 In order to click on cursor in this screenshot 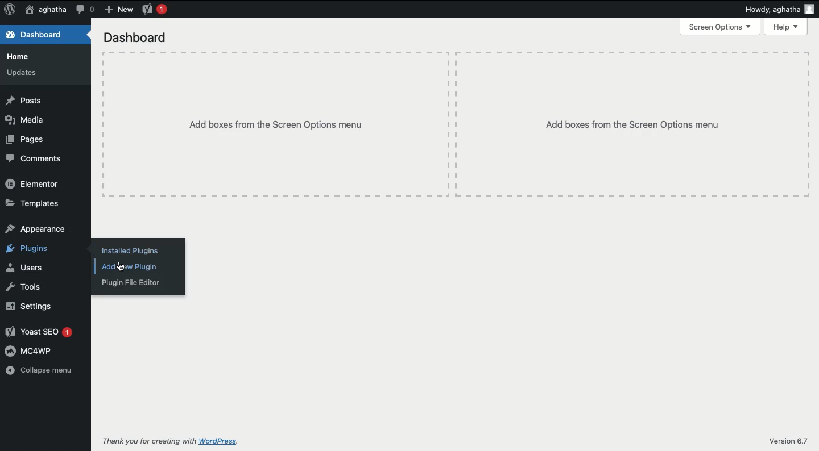, I will do `click(125, 268)`.